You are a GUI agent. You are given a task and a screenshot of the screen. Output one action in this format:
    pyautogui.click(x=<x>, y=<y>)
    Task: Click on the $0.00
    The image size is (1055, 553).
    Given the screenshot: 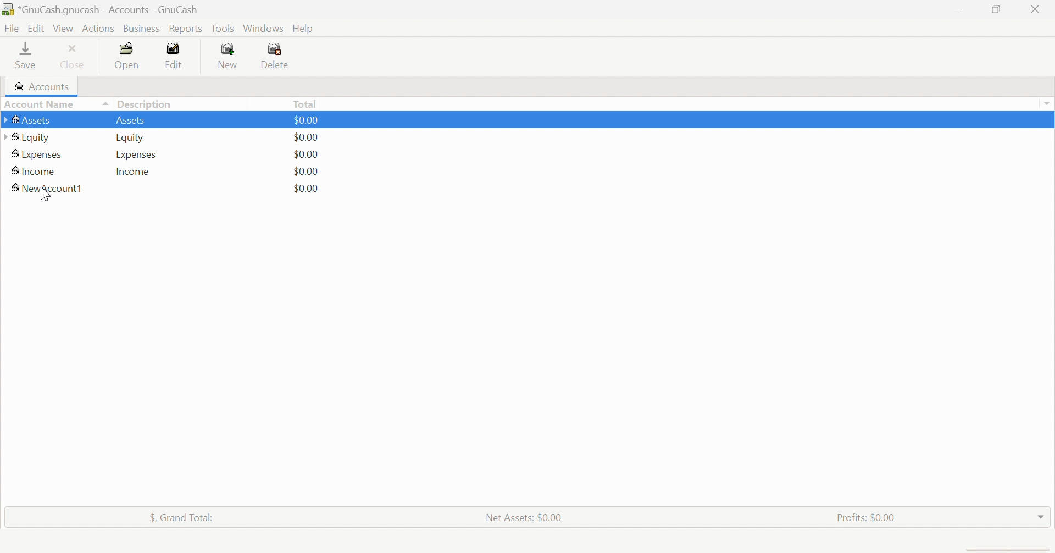 What is the action you would take?
    pyautogui.click(x=309, y=120)
    